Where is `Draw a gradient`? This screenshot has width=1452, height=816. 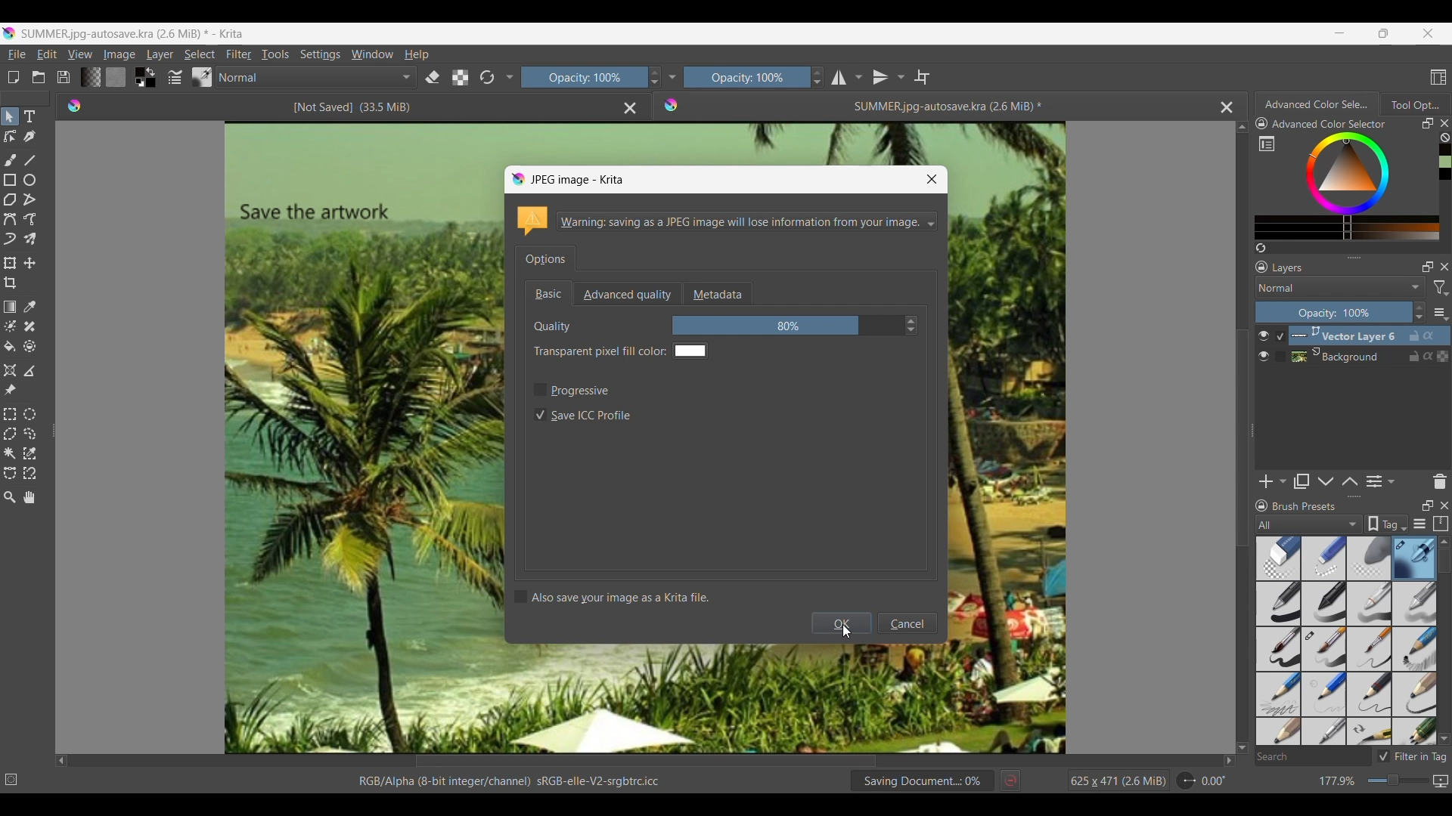
Draw a gradient is located at coordinates (9, 307).